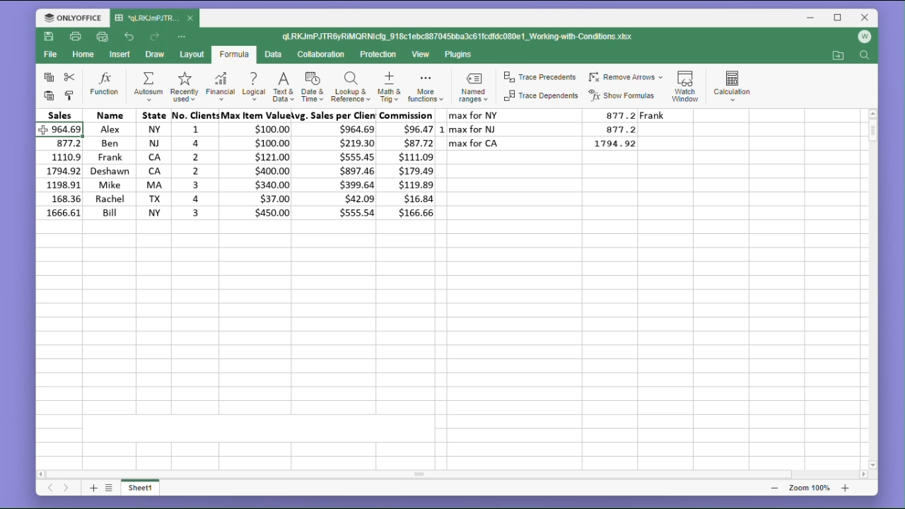 This screenshot has height=509, width=905. What do you see at coordinates (253, 88) in the screenshot?
I see `logical` at bounding box center [253, 88].